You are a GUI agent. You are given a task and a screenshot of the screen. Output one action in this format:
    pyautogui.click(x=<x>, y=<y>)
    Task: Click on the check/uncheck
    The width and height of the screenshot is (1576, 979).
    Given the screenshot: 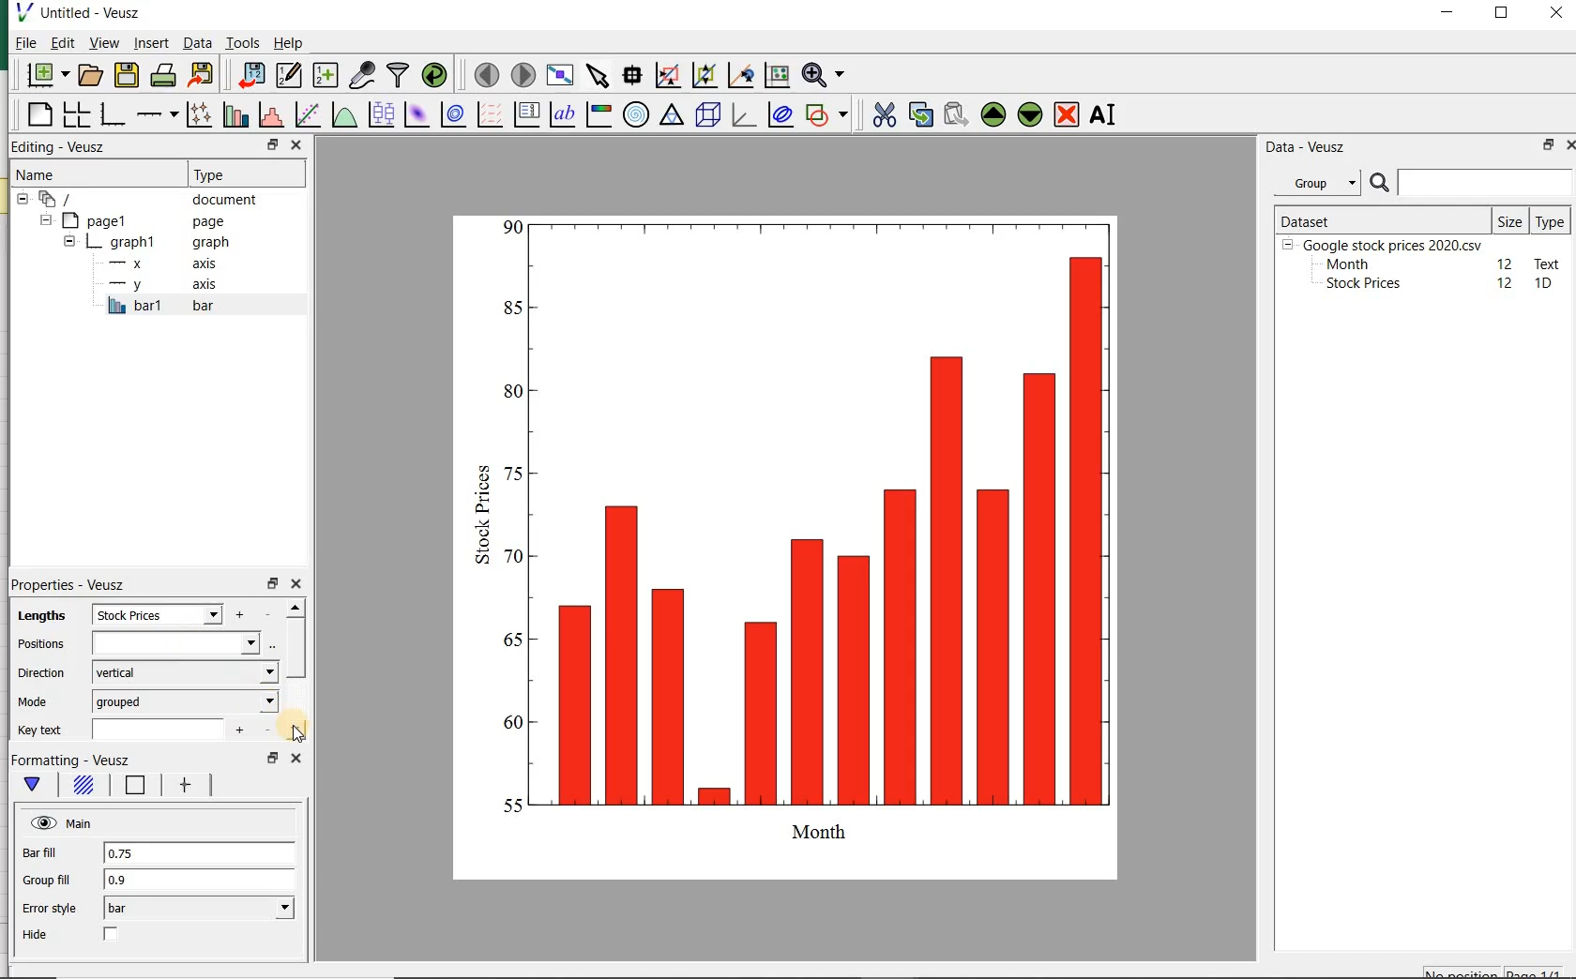 What is the action you would take?
    pyautogui.click(x=113, y=935)
    